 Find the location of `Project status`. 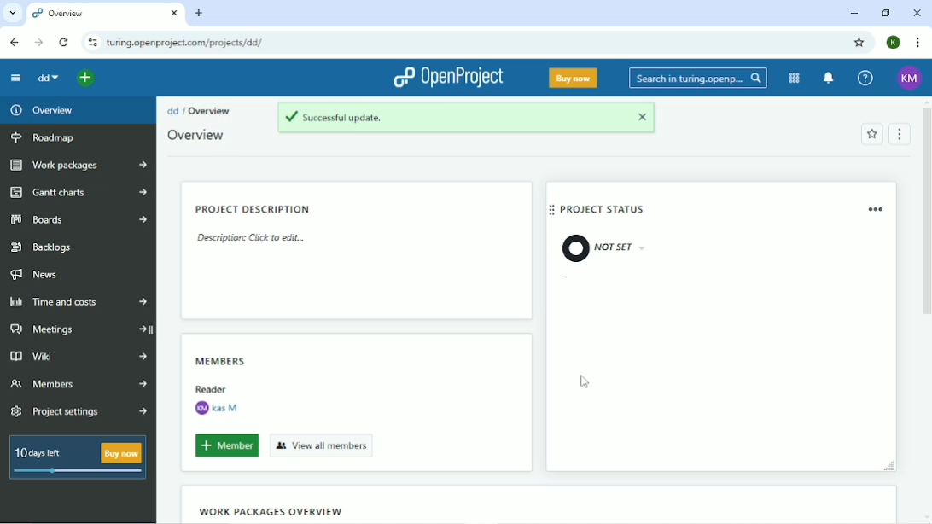

Project status is located at coordinates (604, 210).